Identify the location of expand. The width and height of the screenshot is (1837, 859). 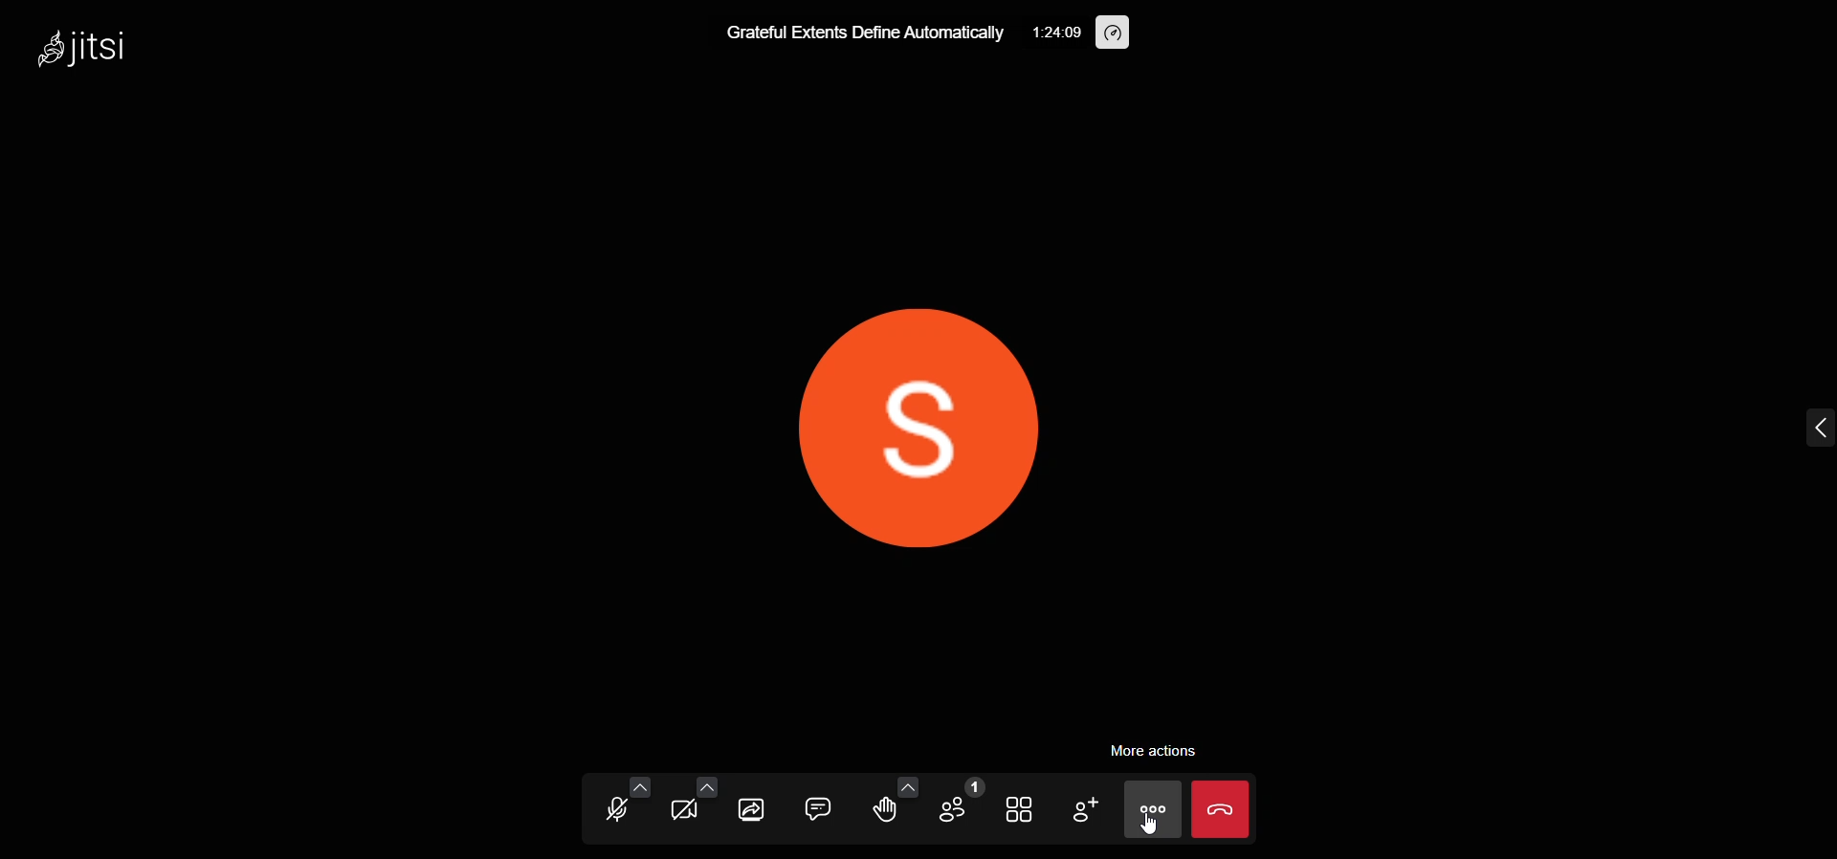
(1814, 429).